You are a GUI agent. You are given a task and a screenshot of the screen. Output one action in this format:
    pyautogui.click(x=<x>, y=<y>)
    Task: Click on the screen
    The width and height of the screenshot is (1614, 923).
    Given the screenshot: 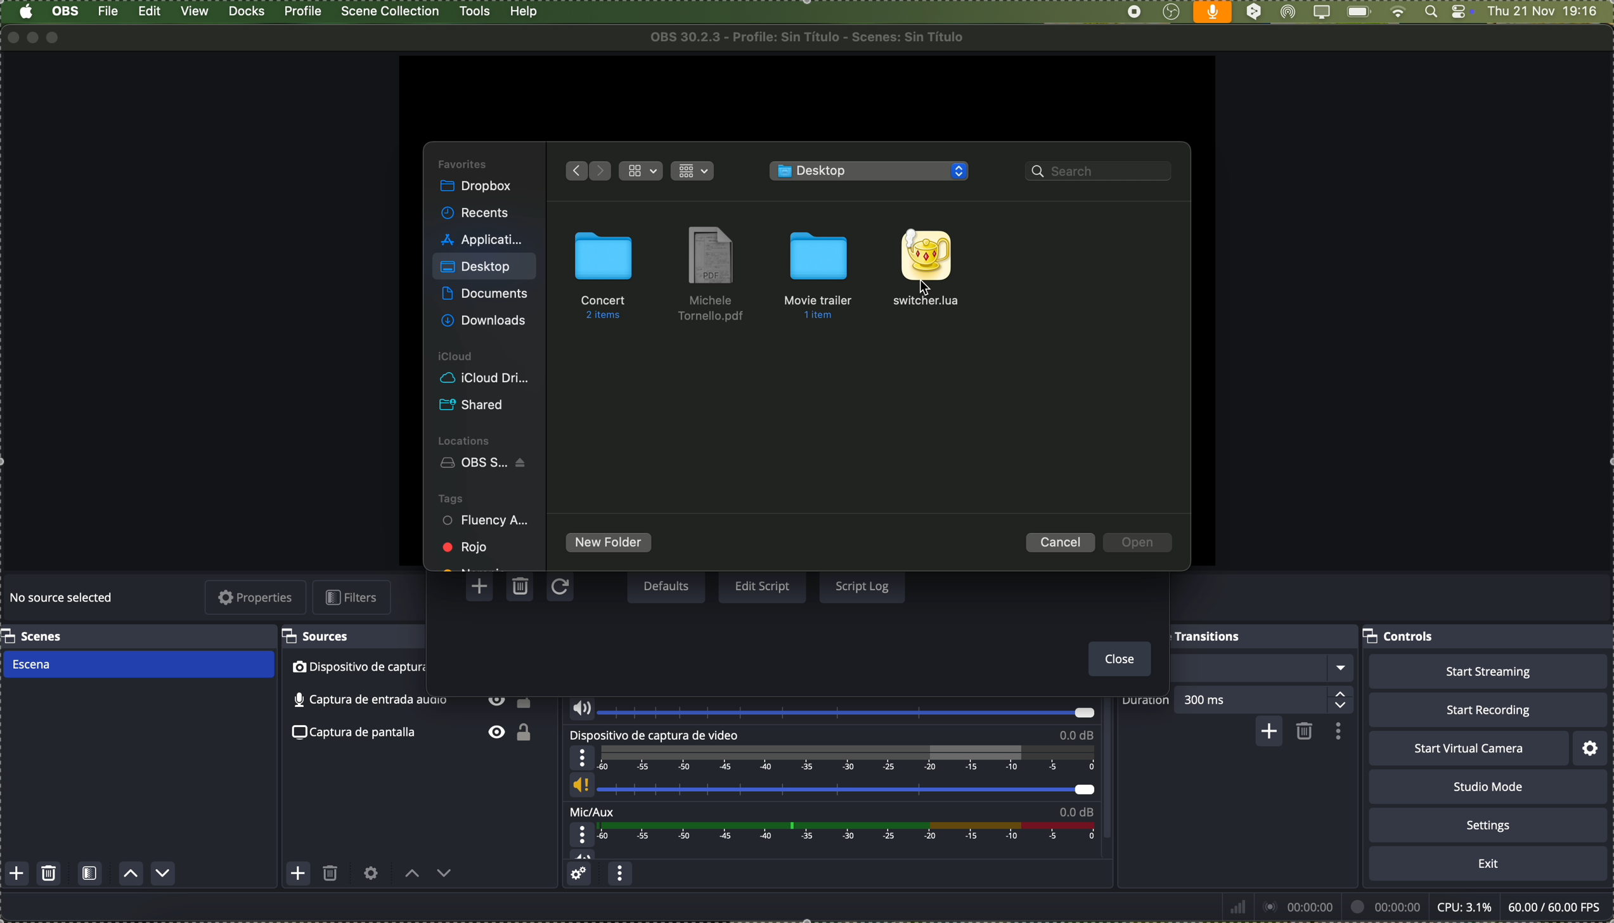 What is the action you would take?
    pyautogui.click(x=1320, y=13)
    